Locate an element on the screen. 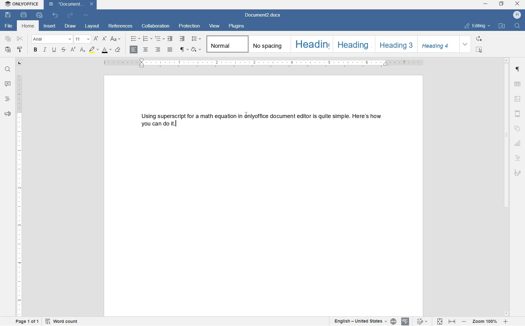 Image resolution: width=525 pixels, height=326 pixels. Document2.docx is located at coordinates (263, 15).